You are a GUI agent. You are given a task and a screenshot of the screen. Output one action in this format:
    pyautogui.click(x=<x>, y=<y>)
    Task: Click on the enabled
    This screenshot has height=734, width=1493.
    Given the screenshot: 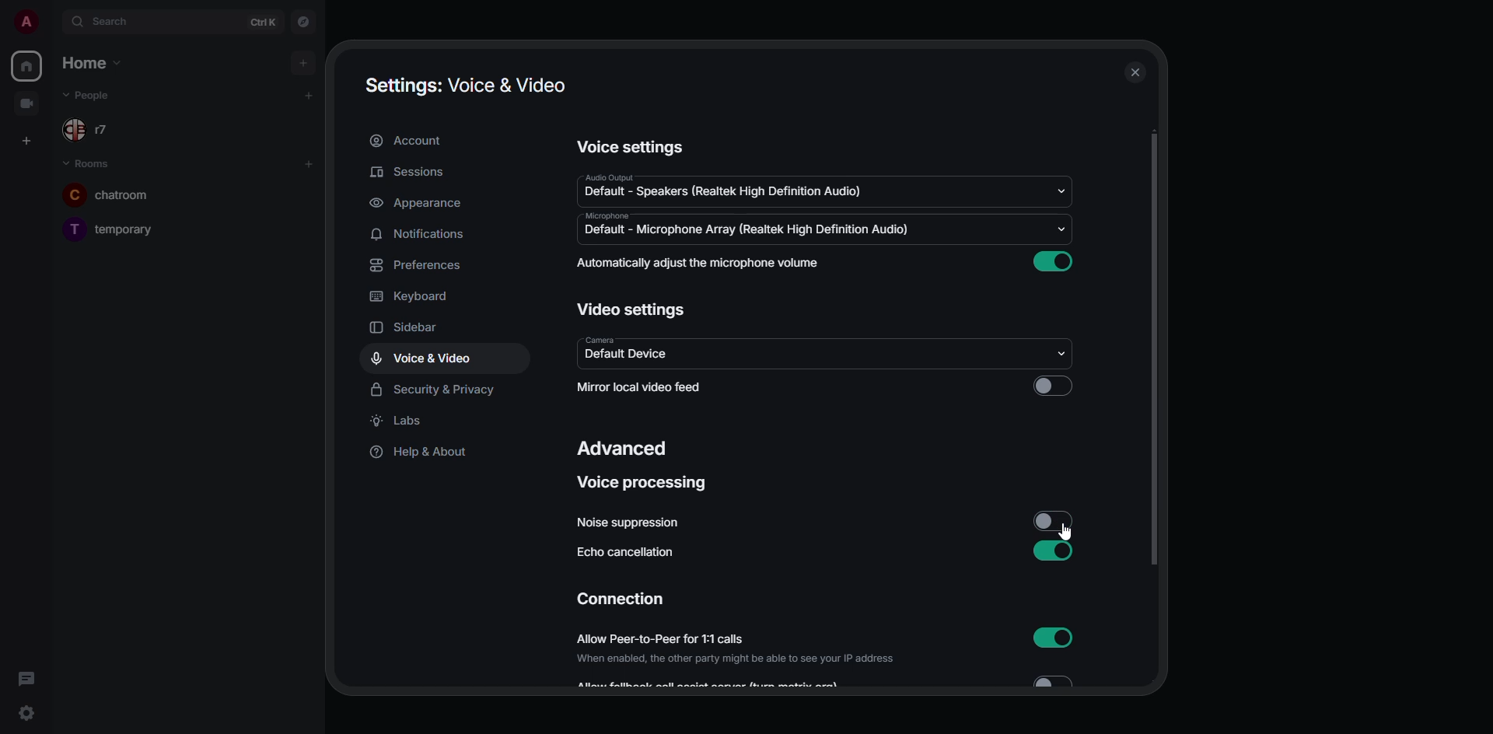 What is the action you would take?
    pyautogui.click(x=1060, y=638)
    